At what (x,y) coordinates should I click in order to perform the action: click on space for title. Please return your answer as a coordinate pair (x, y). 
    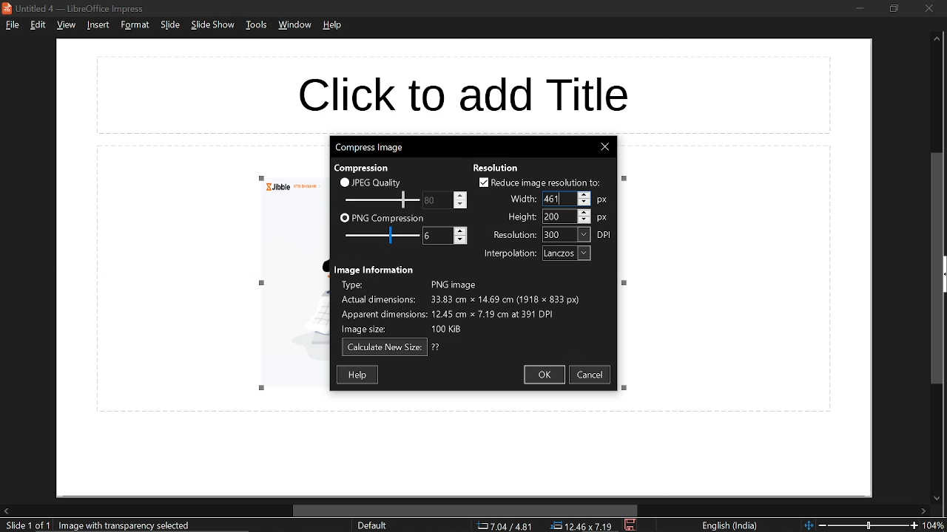
    Looking at the image, I should click on (478, 90).